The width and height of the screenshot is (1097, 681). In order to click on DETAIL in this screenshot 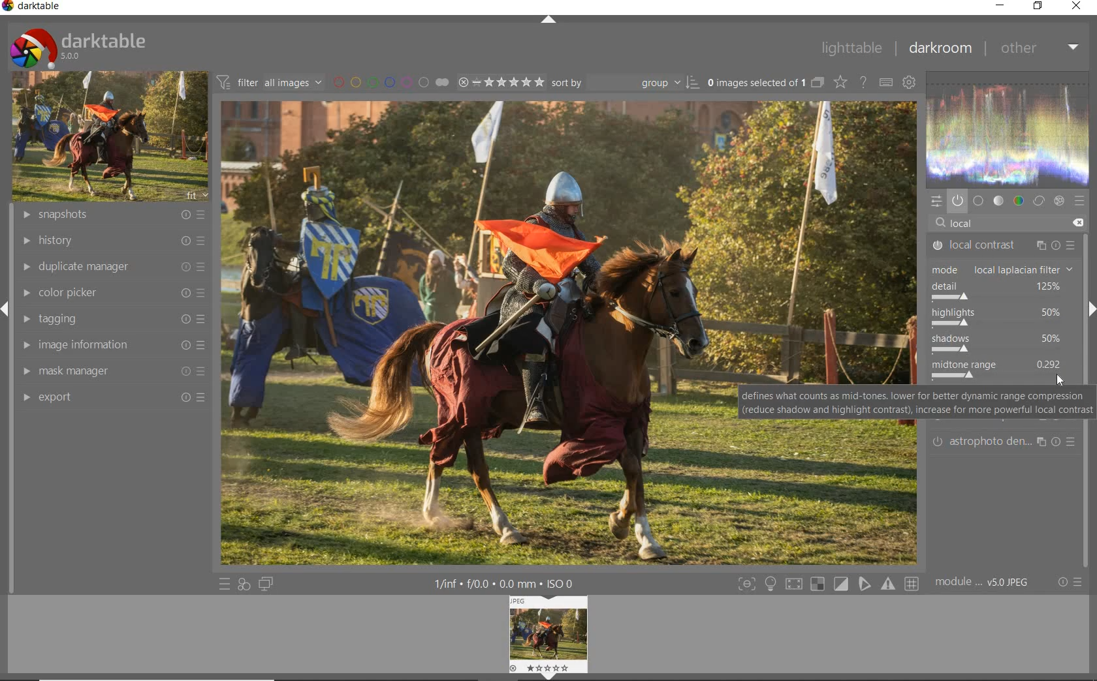, I will do `click(1003, 291)`.